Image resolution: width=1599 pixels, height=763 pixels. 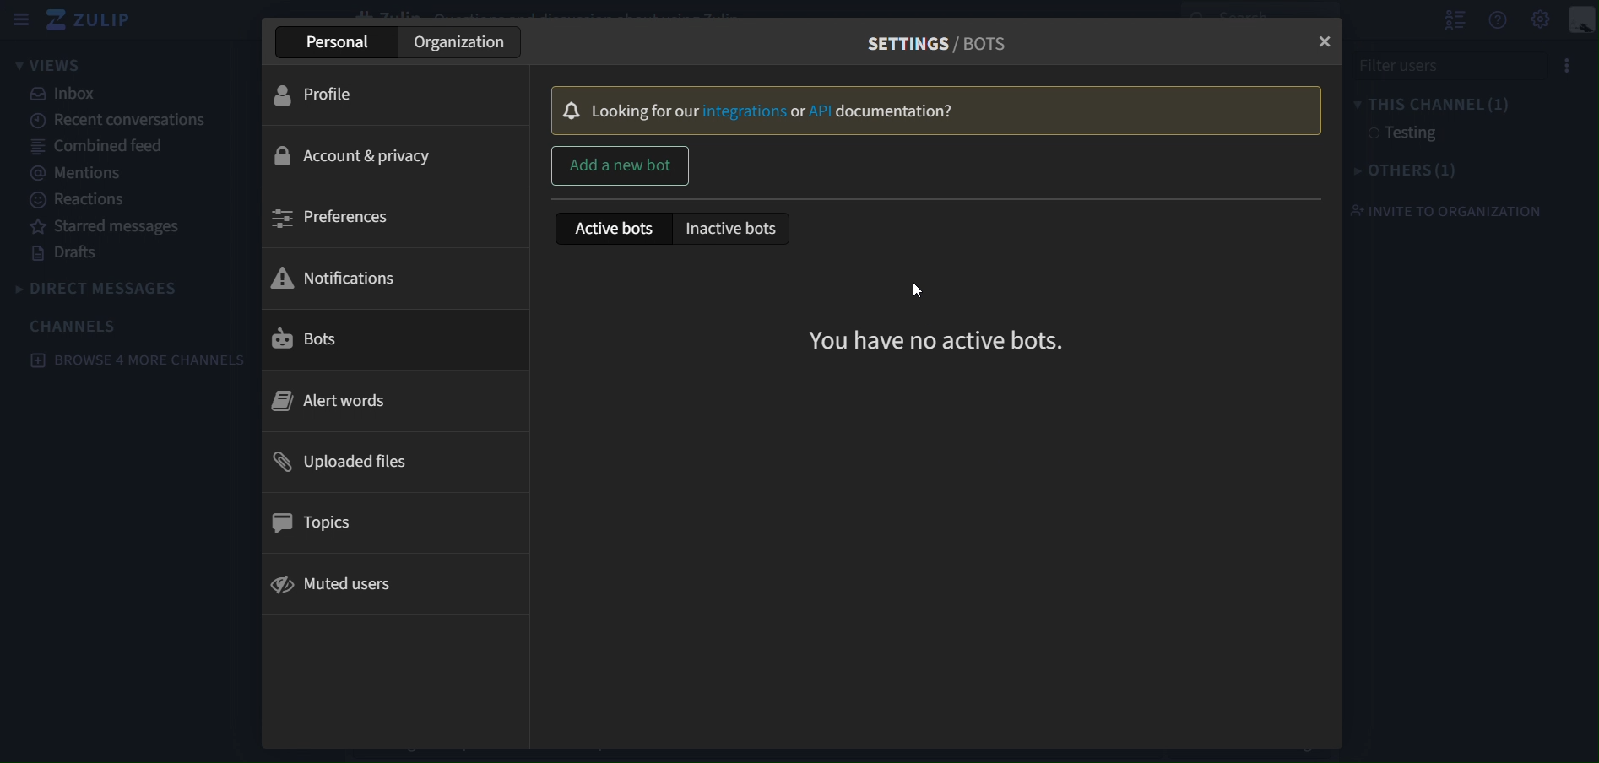 What do you see at coordinates (351, 581) in the screenshot?
I see `muted users` at bounding box center [351, 581].